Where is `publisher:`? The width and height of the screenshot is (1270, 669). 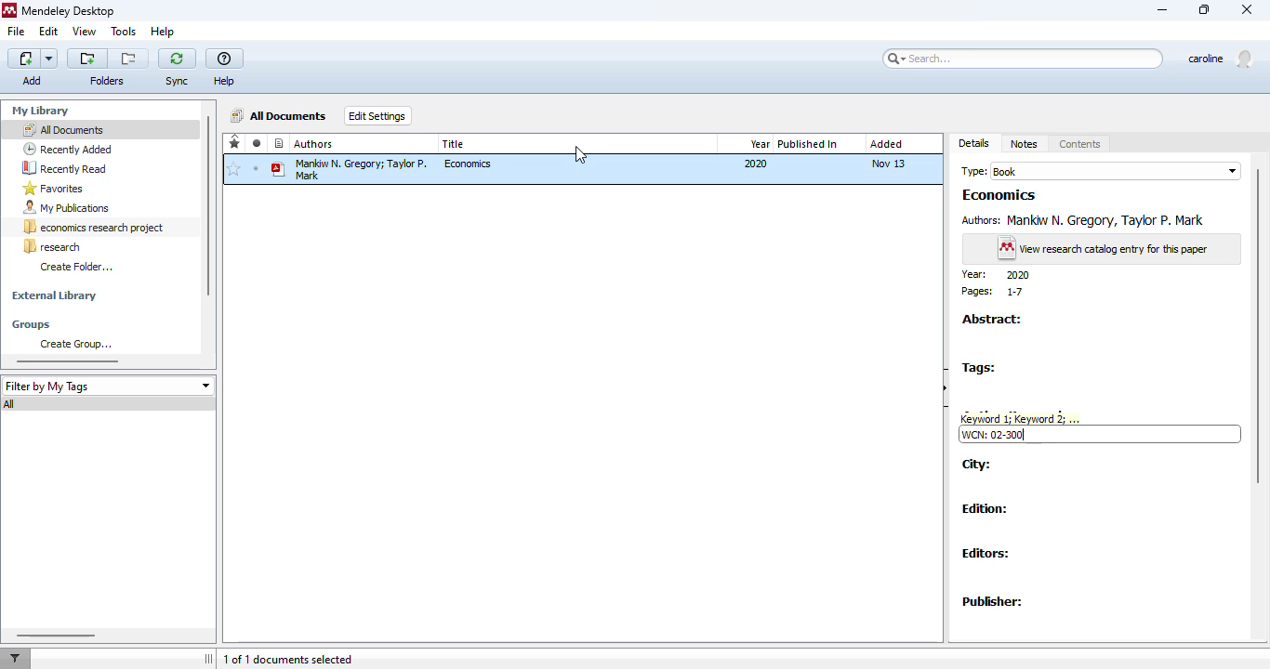 publisher: is located at coordinates (993, 603).